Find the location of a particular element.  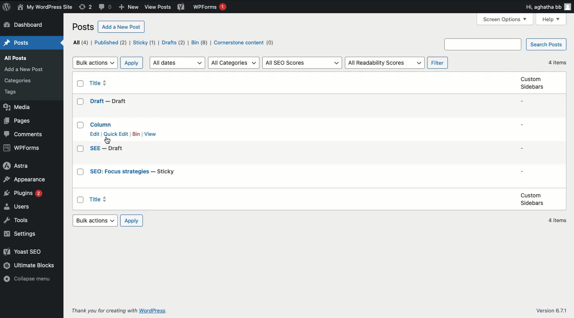

checkbox is located at coordinates (80, 102).